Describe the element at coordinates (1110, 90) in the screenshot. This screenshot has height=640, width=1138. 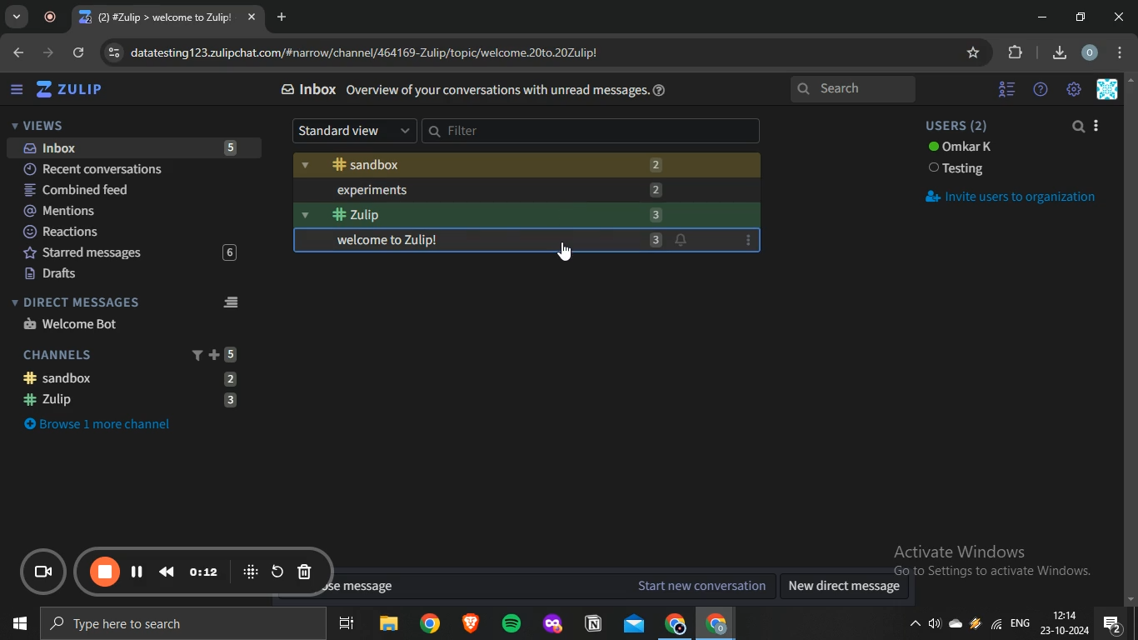
I see `personal menu` at that location.